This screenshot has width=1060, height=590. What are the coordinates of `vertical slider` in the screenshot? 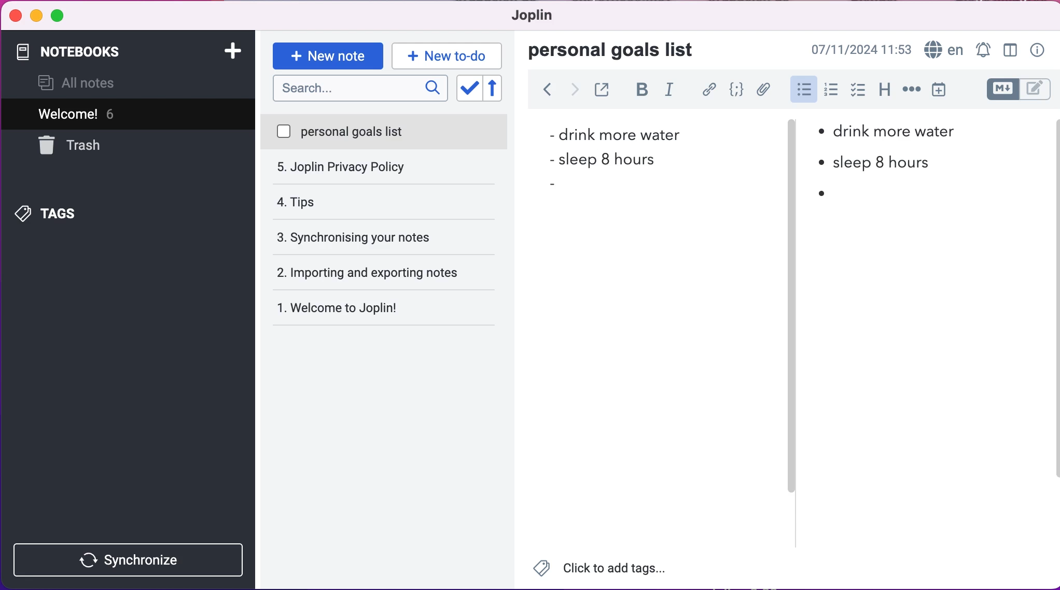 It's located at (791, 156).